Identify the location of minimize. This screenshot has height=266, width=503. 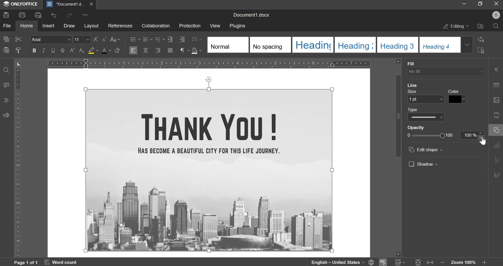
(465, 4).